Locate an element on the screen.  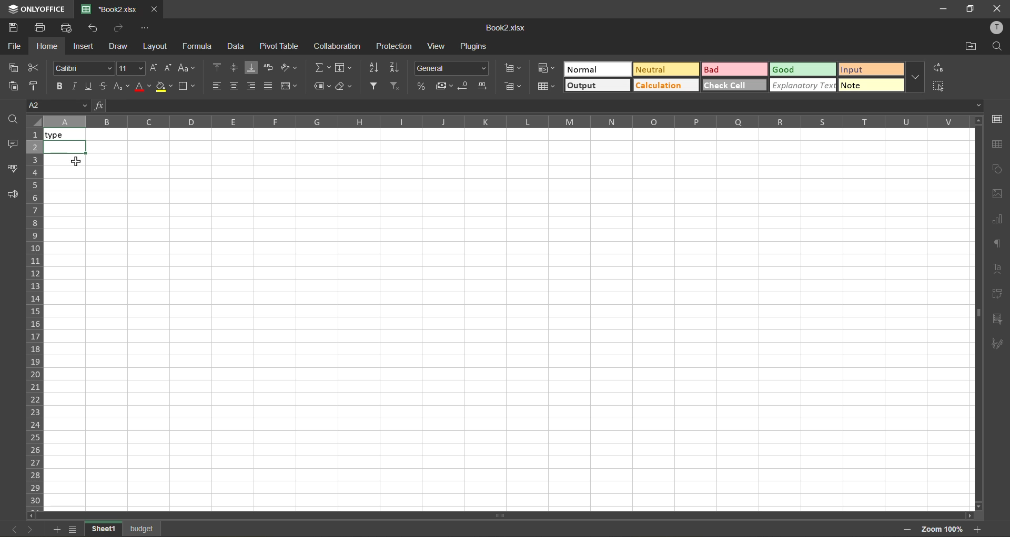
filename is located at coordinates (109, 8).